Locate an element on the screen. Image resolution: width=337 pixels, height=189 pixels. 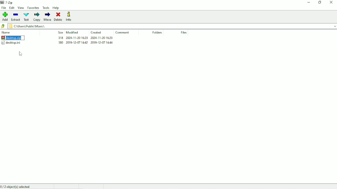
Favorites is located at coordinates (34, 8).